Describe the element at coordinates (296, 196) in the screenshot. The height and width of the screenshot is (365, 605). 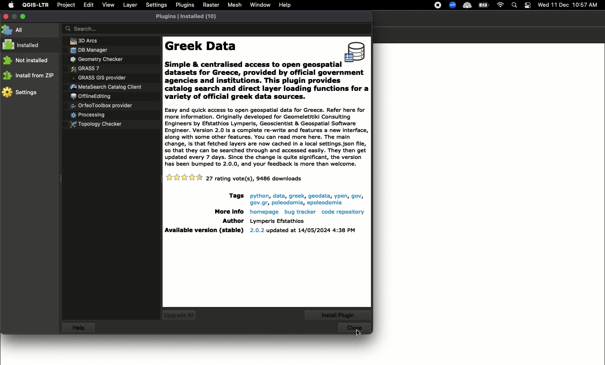
I see `reek` at that location.